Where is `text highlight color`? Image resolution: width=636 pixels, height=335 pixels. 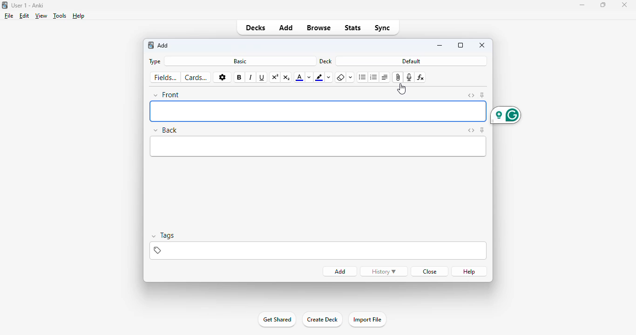 text highlight color is located at coordinates (319, 77).